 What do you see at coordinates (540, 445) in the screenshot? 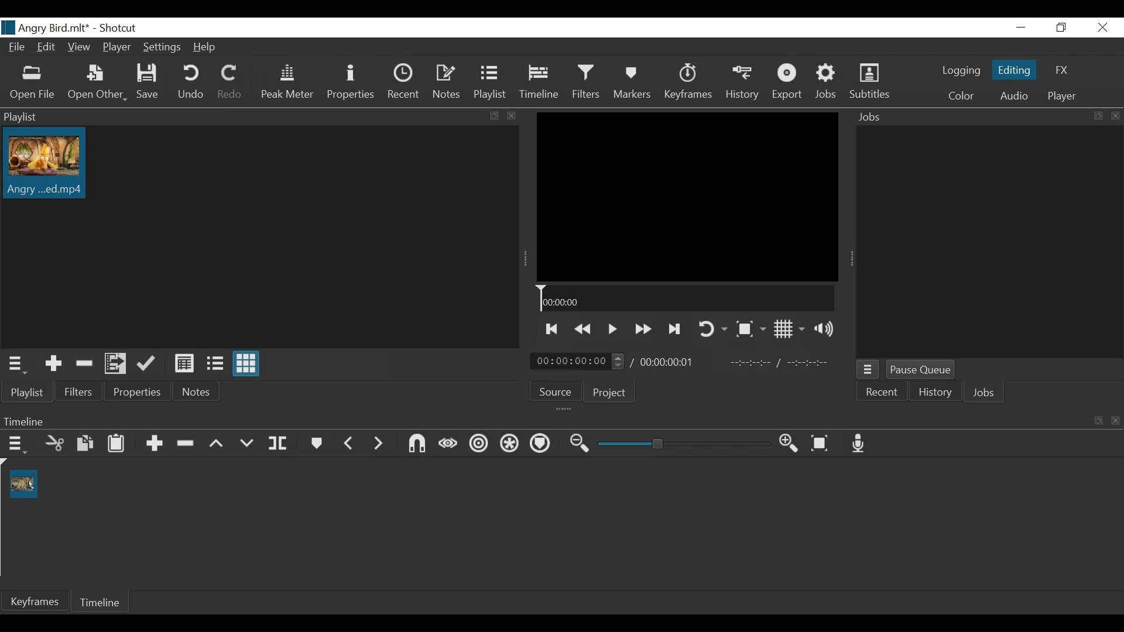
I see `Ripple markers` at bounding box center [540, 445].